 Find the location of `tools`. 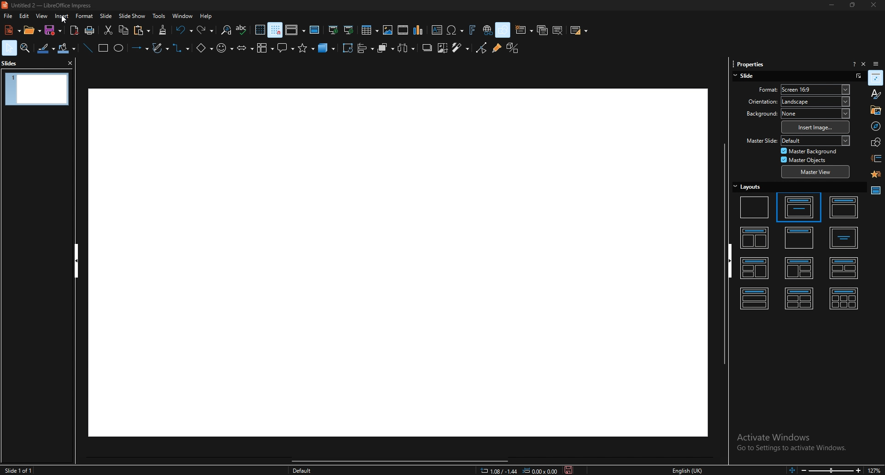

tools is located at coordinates (159, 16).